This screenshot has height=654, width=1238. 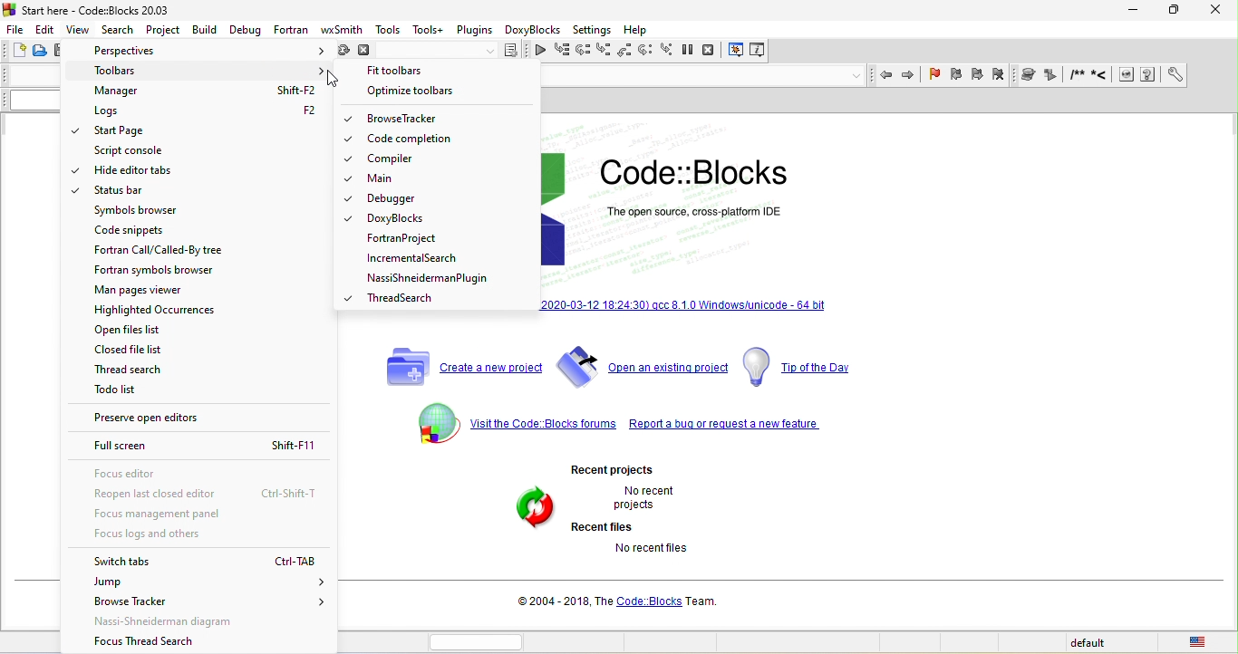 I want to click on open preference, so click(x=1173, y=75).